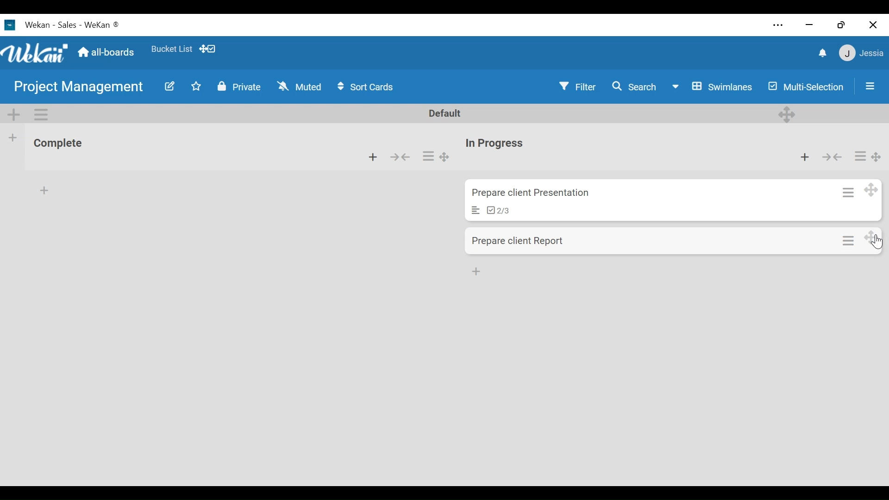 This screenshot has width=889, height=500. I want to click on Prepare client presentation, so click(534, 194).